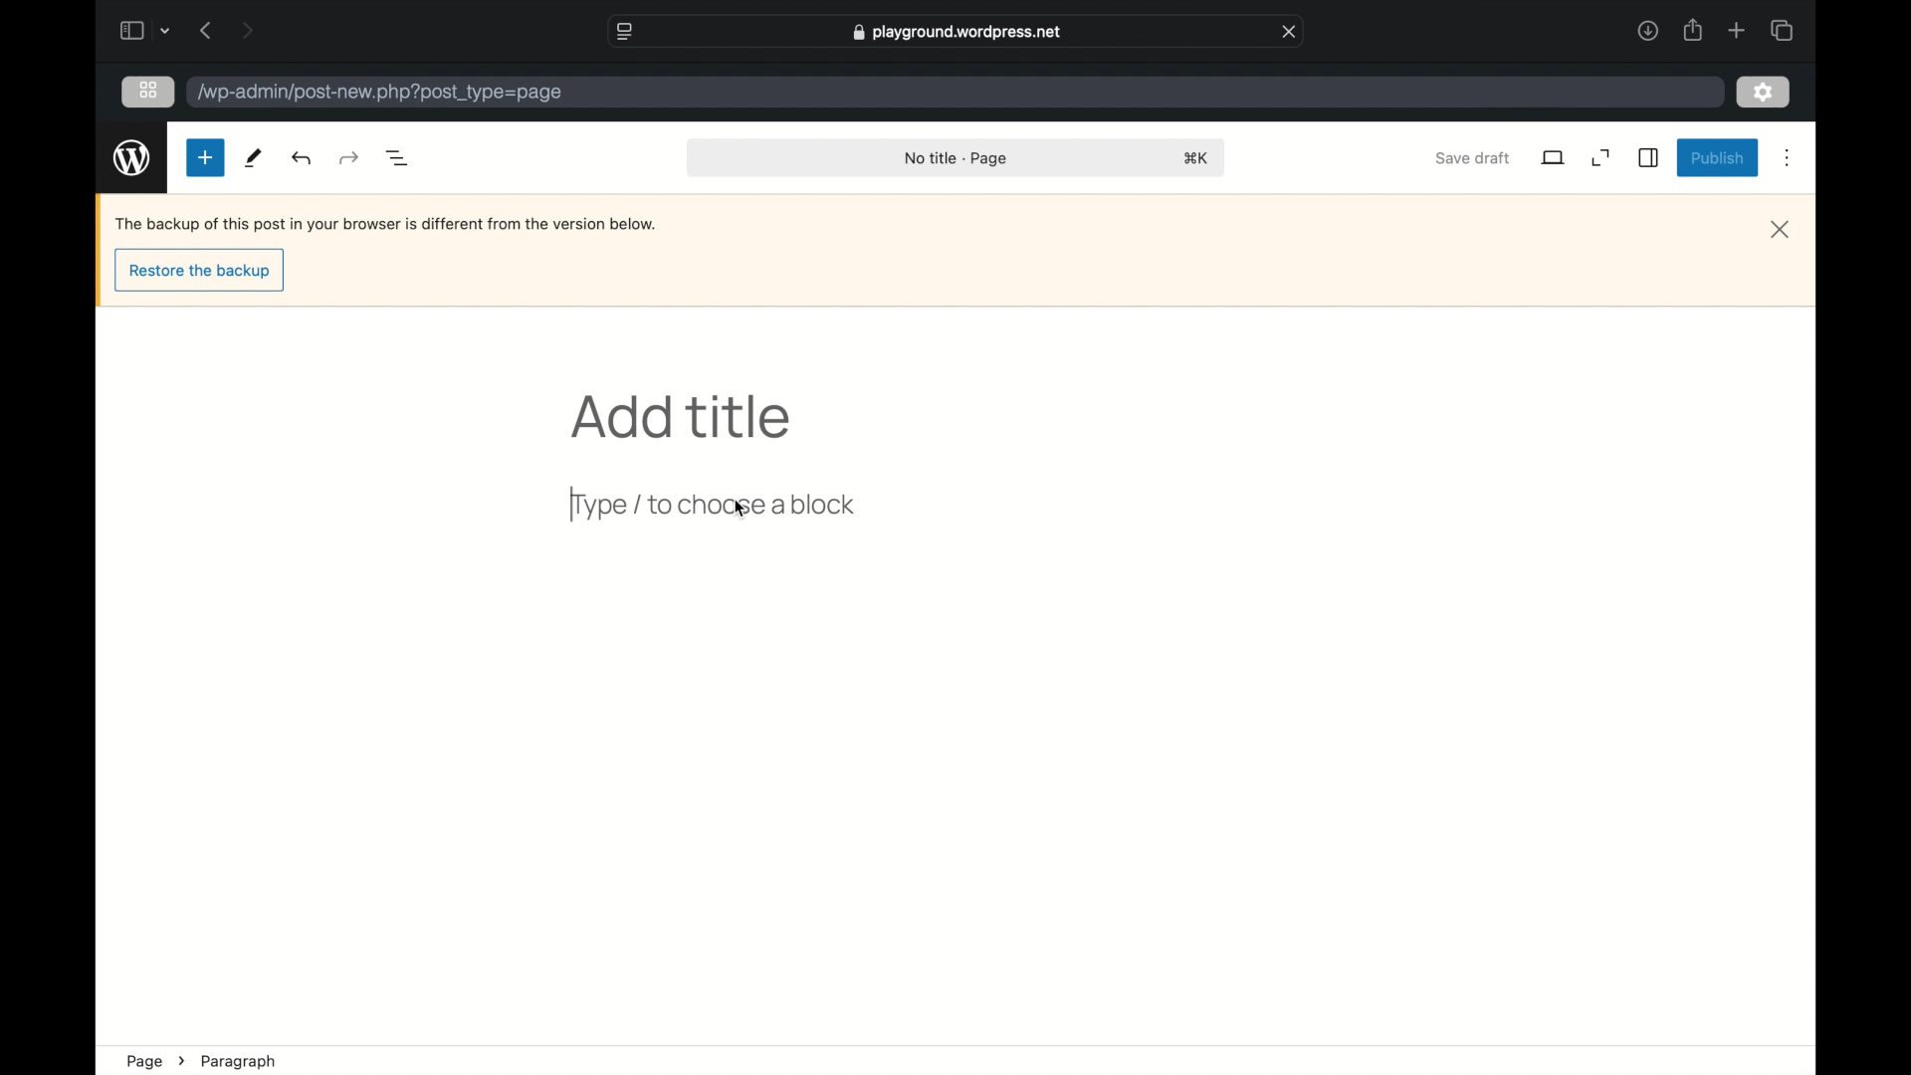 The image size is (1911, 1075). What do you see at coordinates (1471, 157) in the screenshot?
I see `save draft` at bounding box center [1471, 157].